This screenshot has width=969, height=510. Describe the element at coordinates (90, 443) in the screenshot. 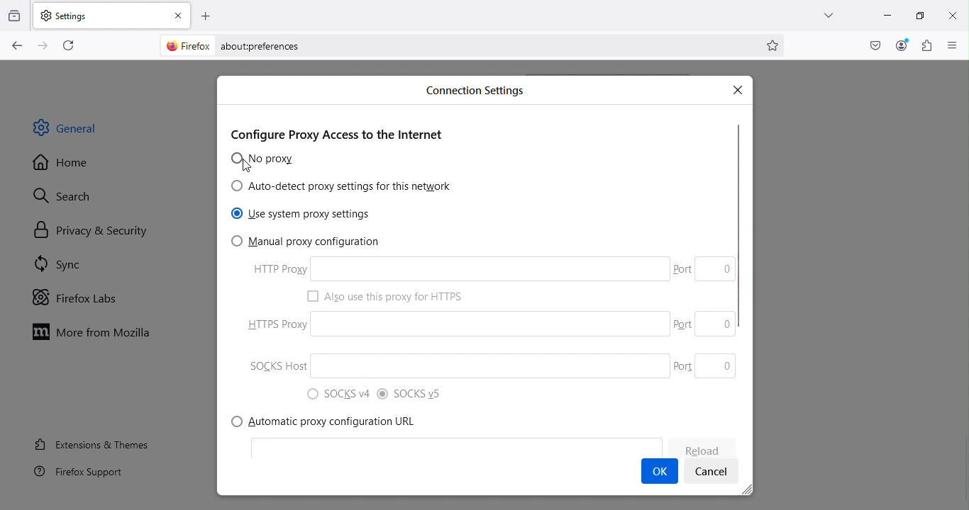

I see `Extensions and themes` at that location.